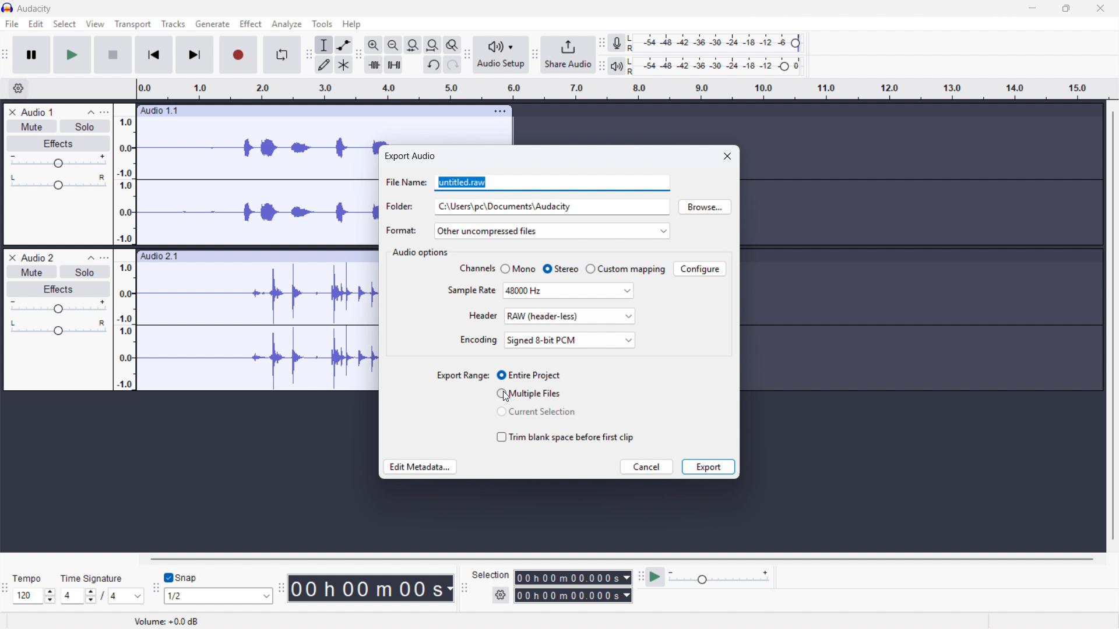  Describe the element at coordinates (720, 577) in the screenshot. I see `Playback speed` at that location.